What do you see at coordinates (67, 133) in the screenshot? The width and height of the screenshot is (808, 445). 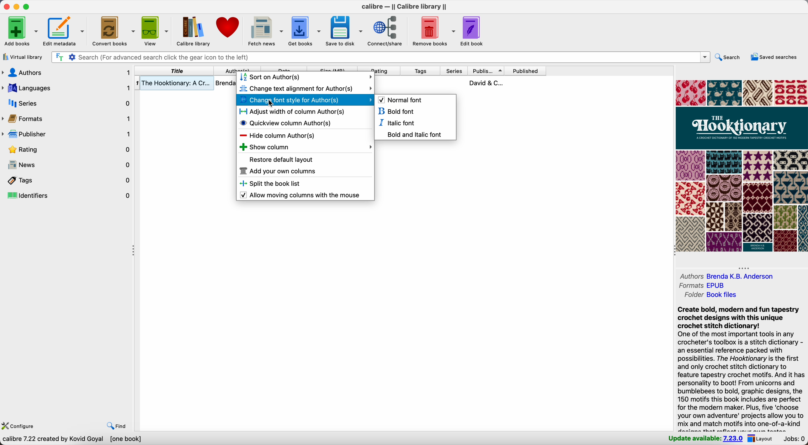 I see `publisher` at bounding box center [67, 133].